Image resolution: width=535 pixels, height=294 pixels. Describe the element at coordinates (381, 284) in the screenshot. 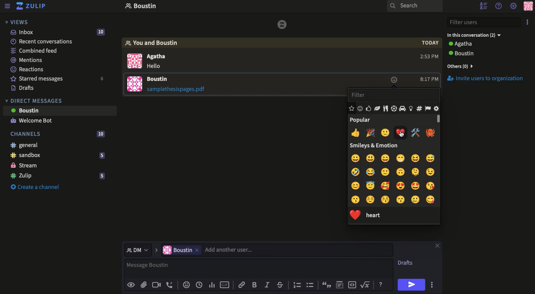

I see `Help` at that location.